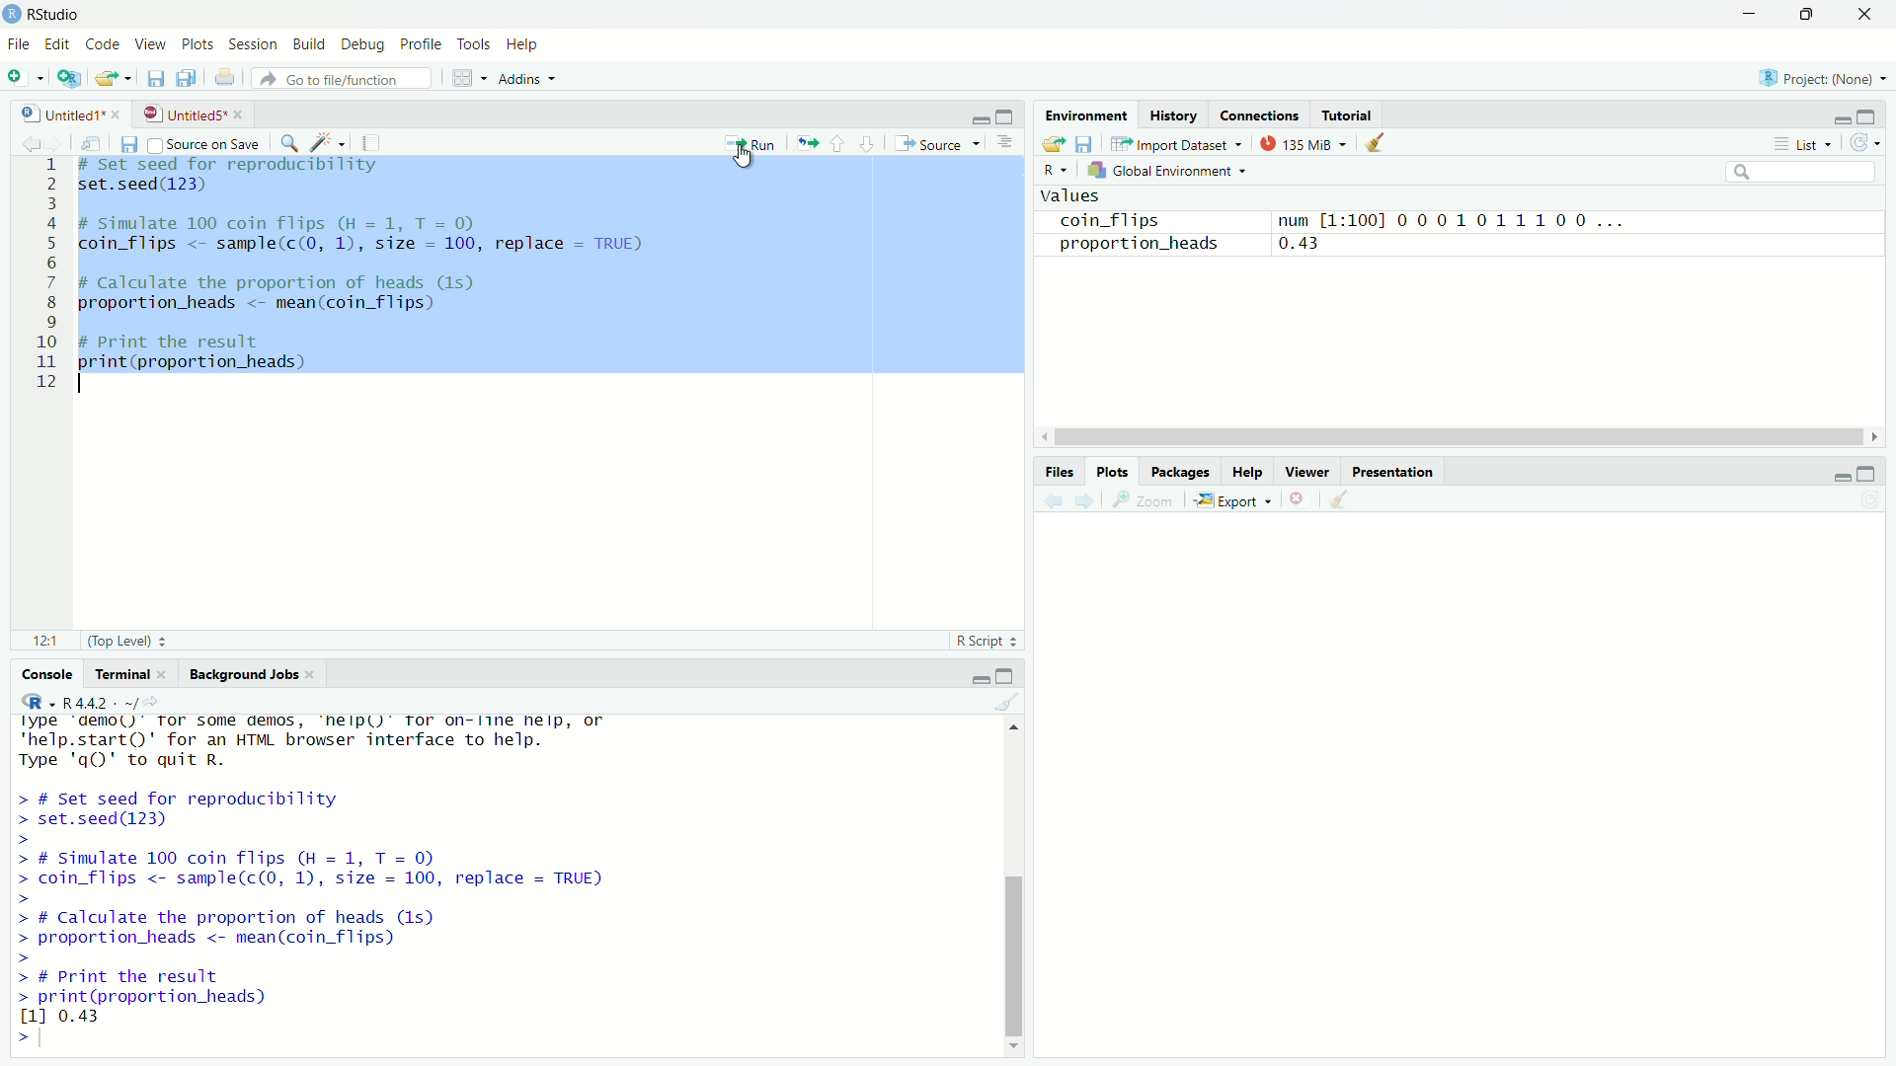 The image size is (1896, 1066). Describe the element at coordinates (1181, 472) in the screenshot. I see `Packages` at that location.